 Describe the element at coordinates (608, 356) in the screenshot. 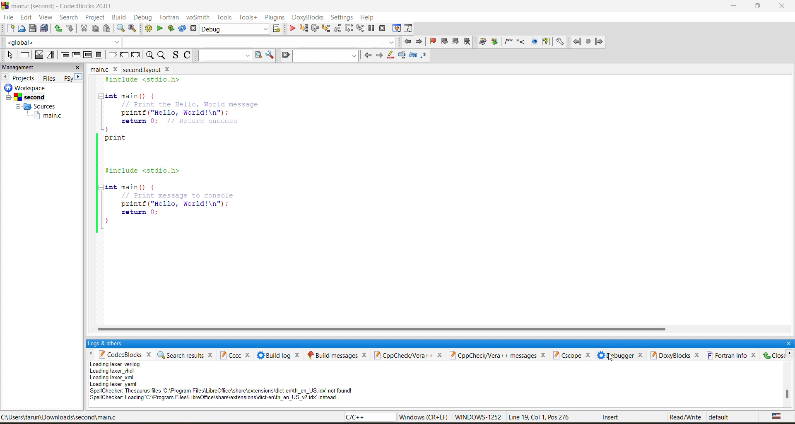

I see `cursor` at that location.